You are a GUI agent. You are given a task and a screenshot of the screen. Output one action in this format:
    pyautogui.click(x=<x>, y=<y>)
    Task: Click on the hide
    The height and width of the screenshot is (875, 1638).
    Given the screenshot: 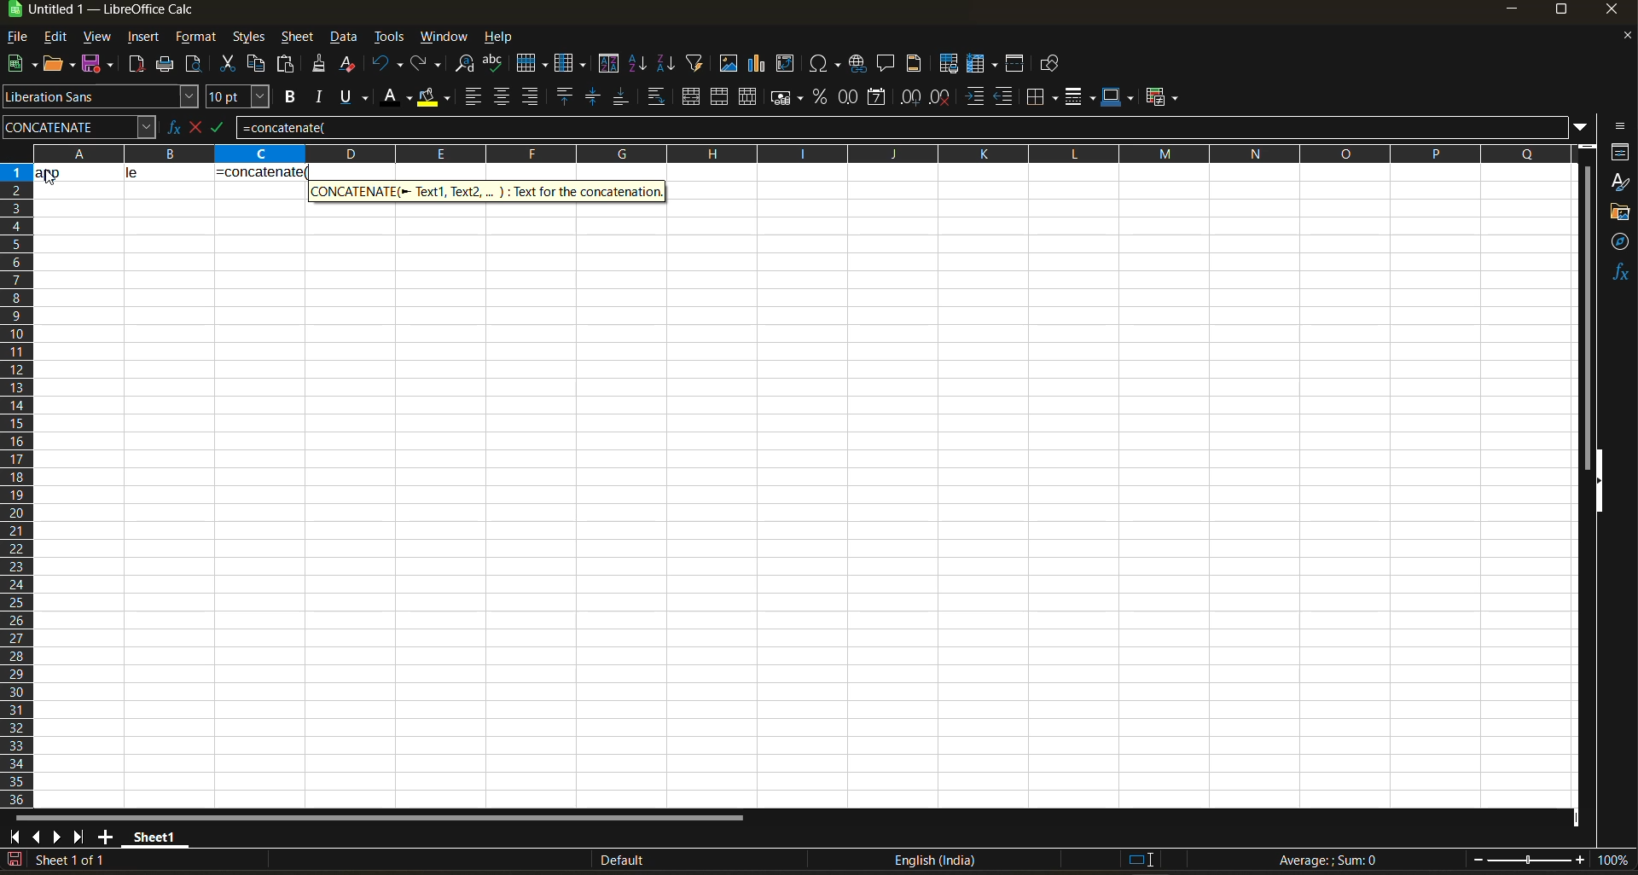 What is the action you would take?
    pyautogui.click(x=1598, y=482)
    